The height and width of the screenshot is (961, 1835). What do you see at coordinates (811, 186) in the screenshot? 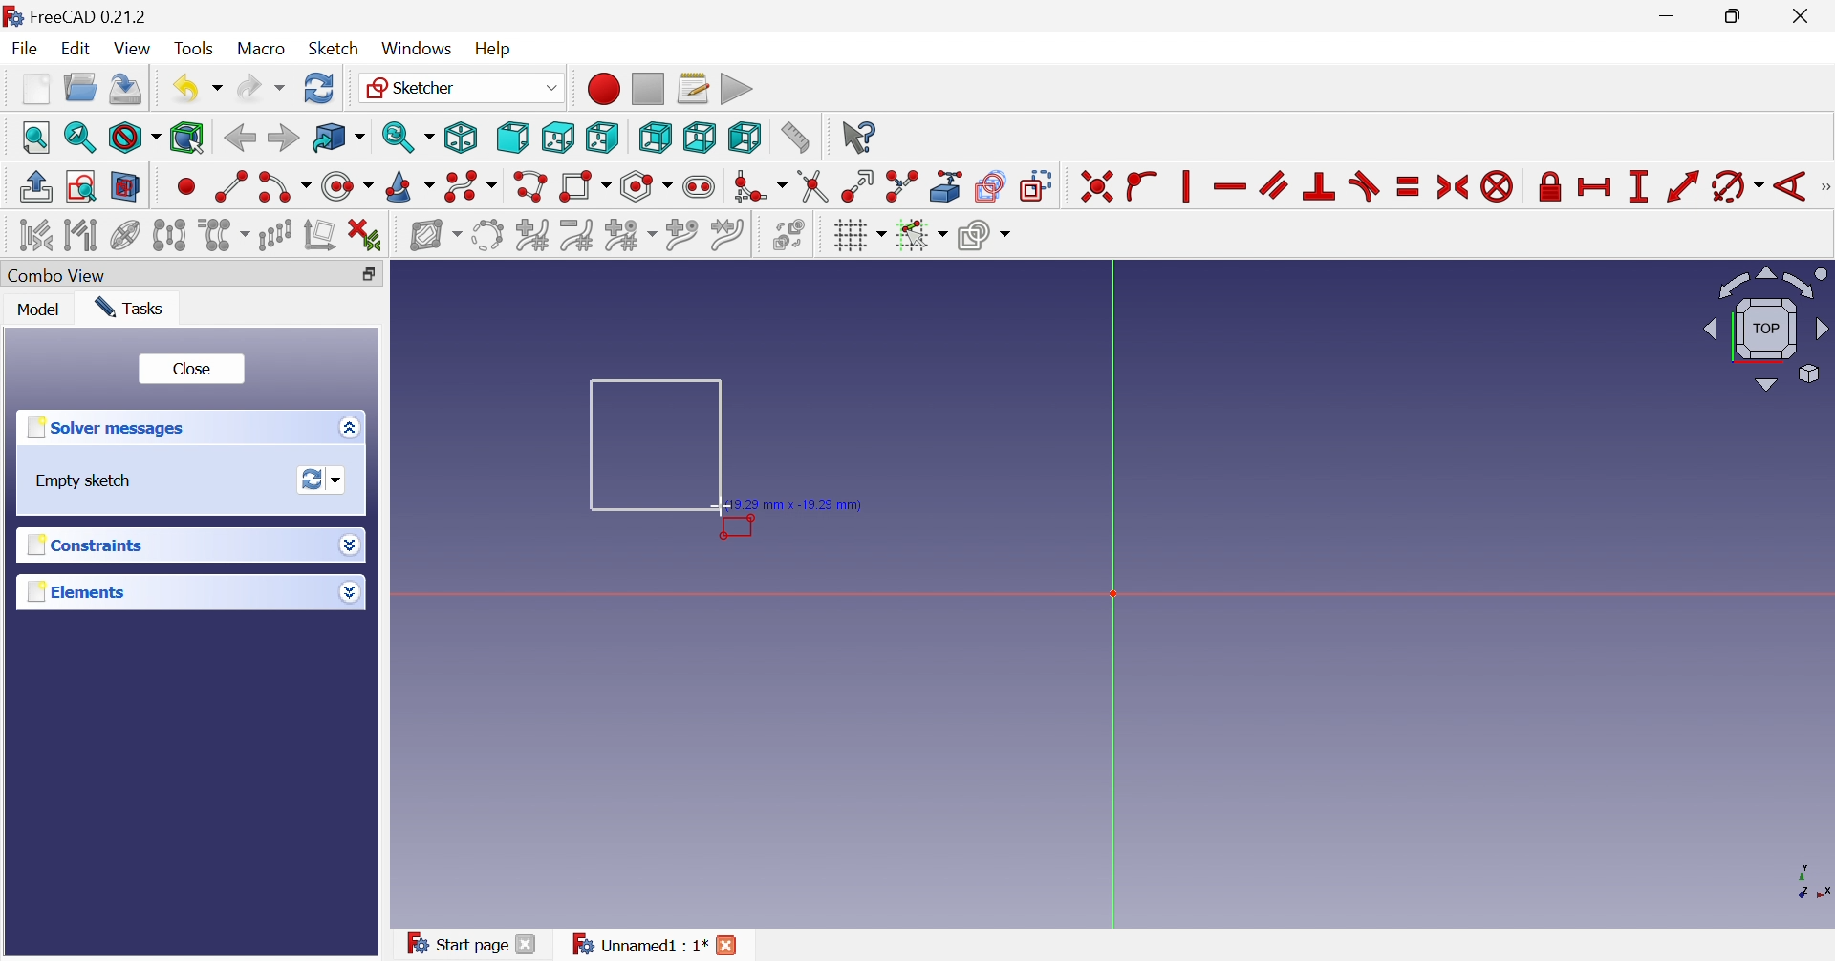
I see `Trim edge` at bounding box center [811, 186].